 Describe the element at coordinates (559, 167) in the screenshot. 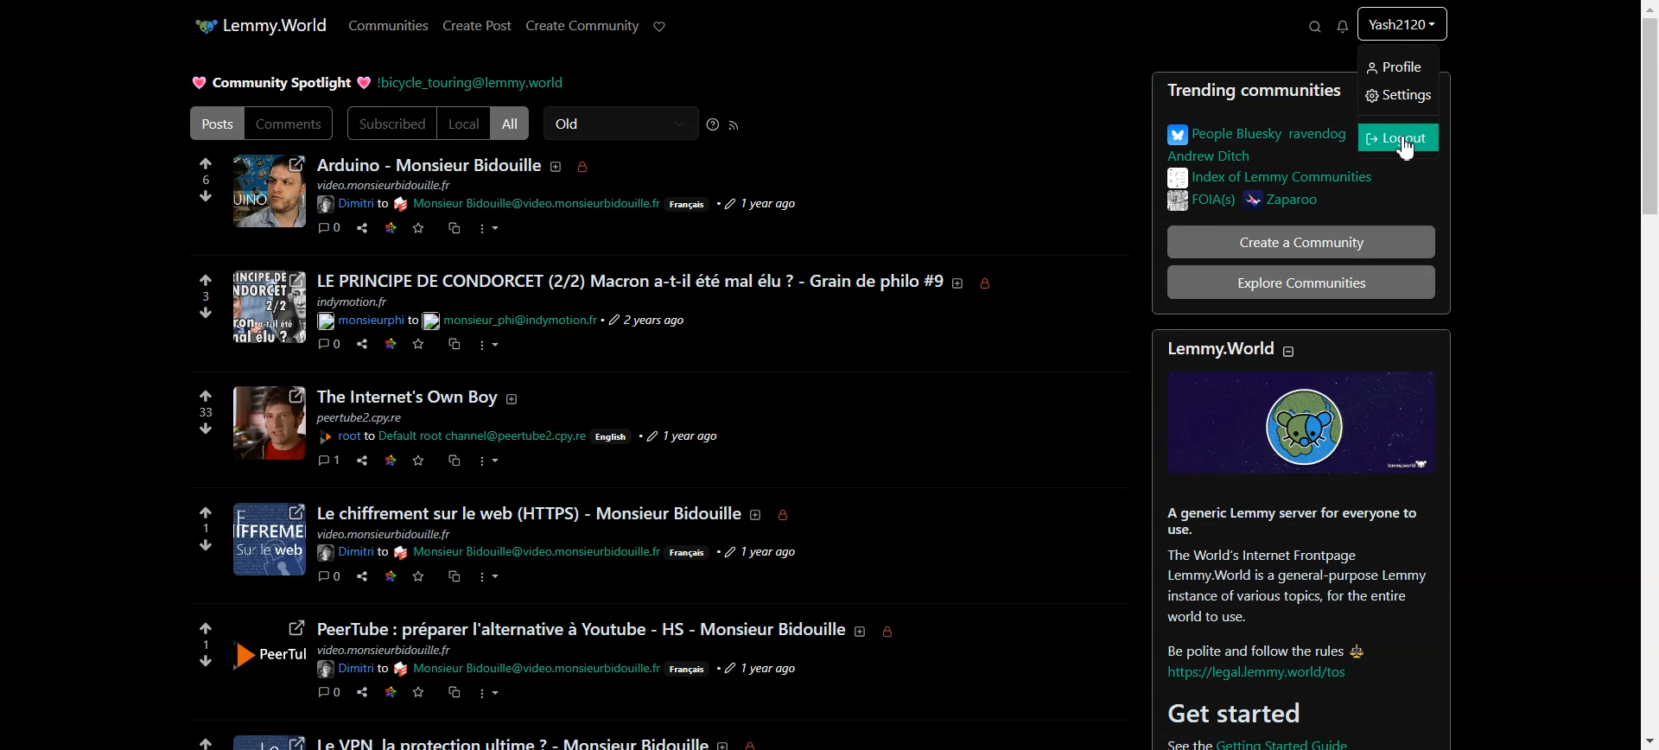

I see `About` at that location.